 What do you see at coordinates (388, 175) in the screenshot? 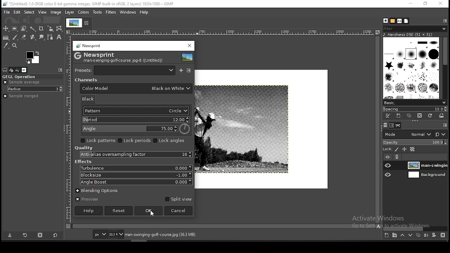
I see `layer visibility on/off` at bounding box center [388, 175].